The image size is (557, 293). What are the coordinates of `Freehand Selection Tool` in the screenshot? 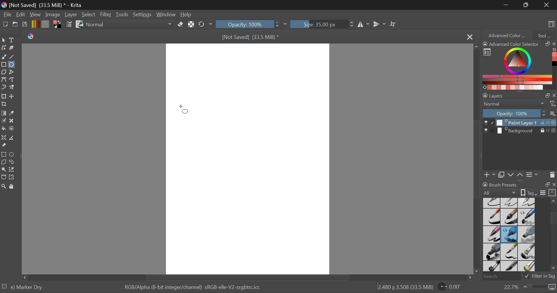 It's located at (12, 162).